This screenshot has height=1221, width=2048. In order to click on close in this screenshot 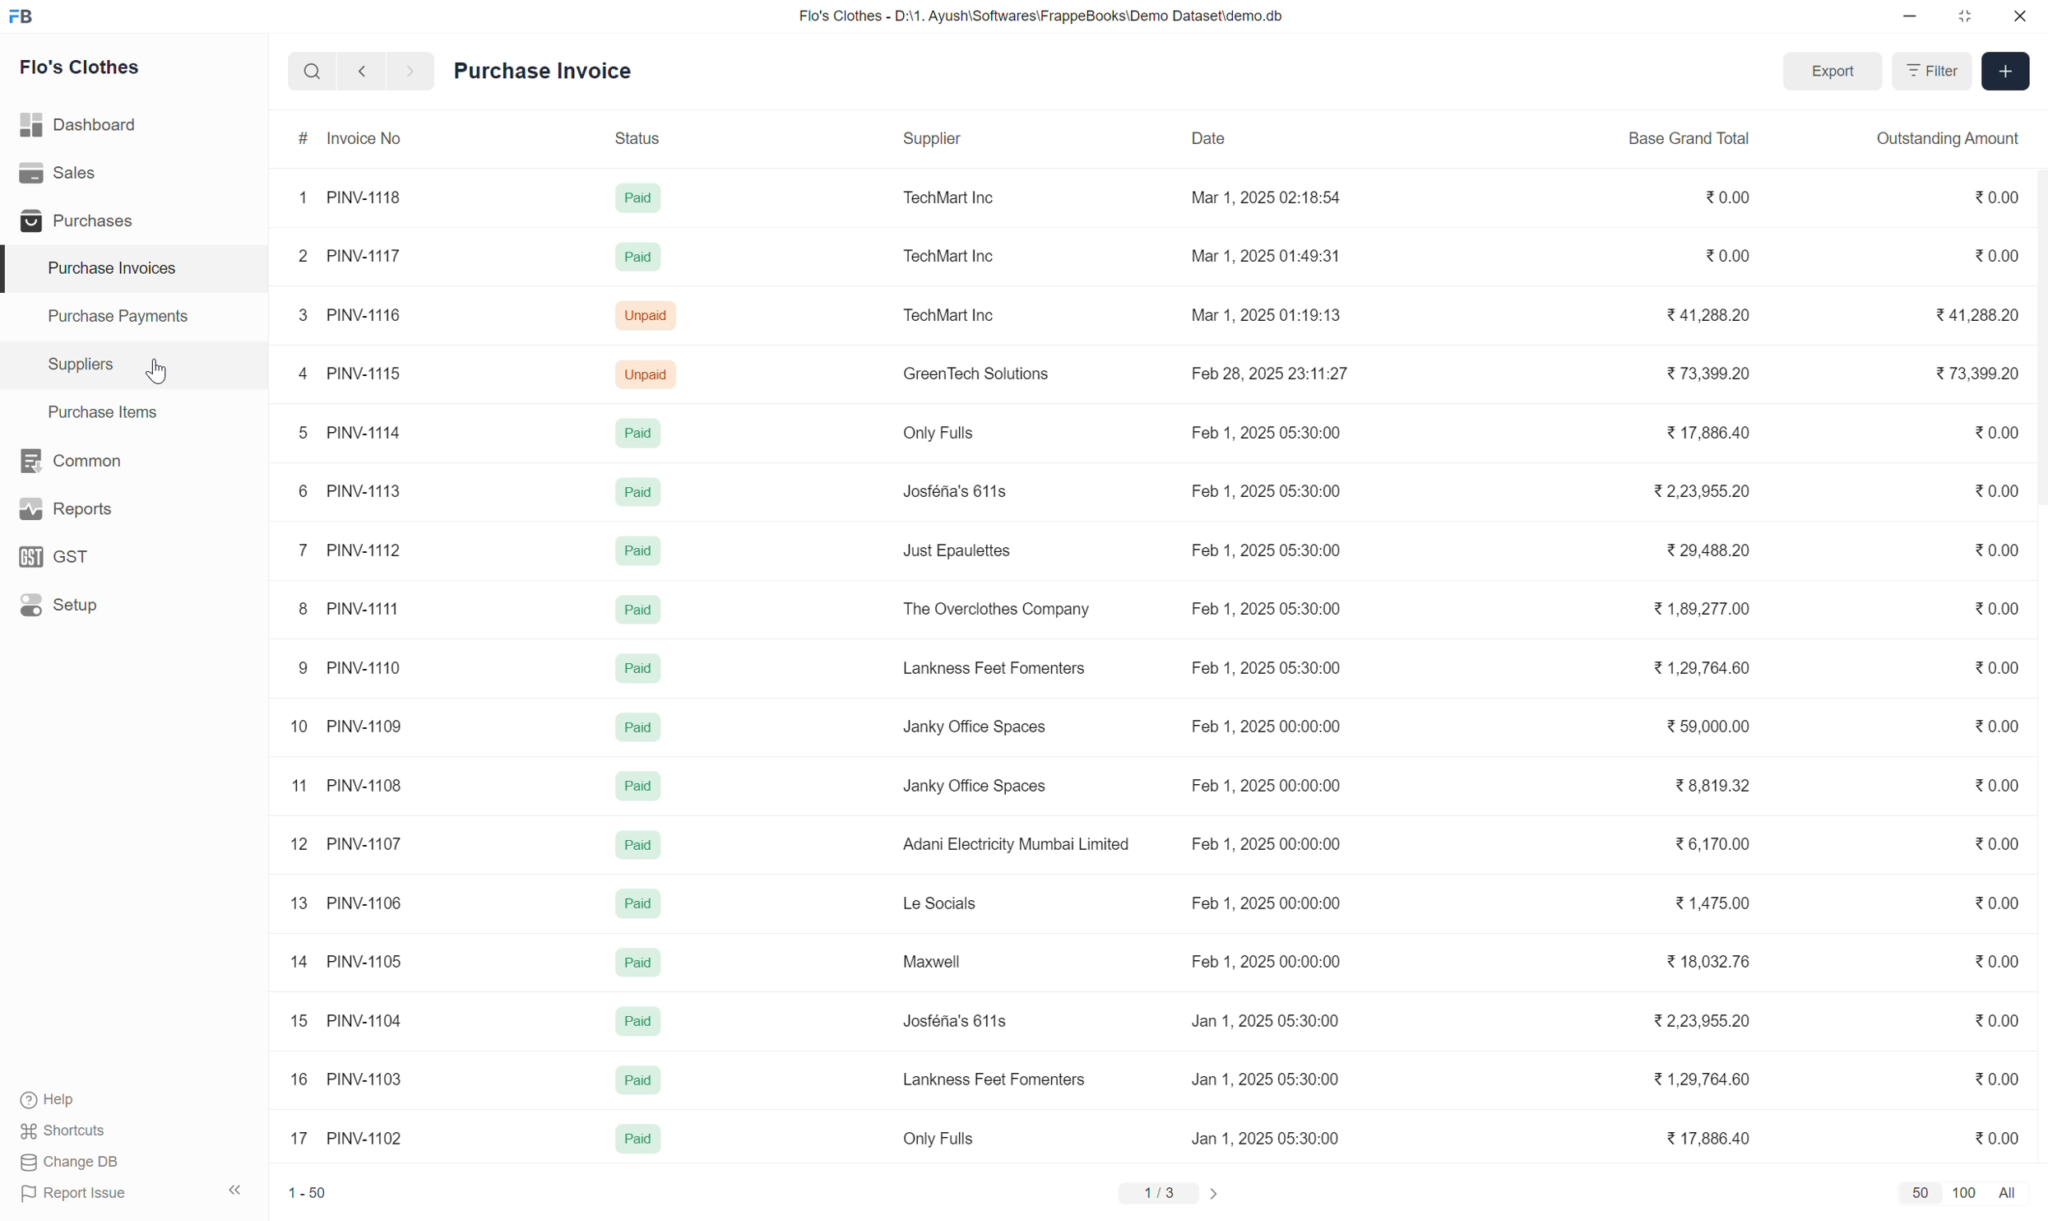, I will do `click(2020, 19)`.